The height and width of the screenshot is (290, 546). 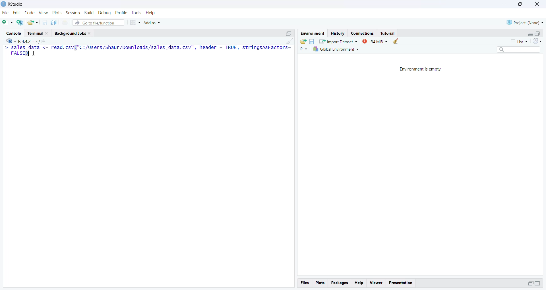 What do you see at coordinates (105, 13) in the screenshot?
I see `Debug` at bounding box center [105, 13].